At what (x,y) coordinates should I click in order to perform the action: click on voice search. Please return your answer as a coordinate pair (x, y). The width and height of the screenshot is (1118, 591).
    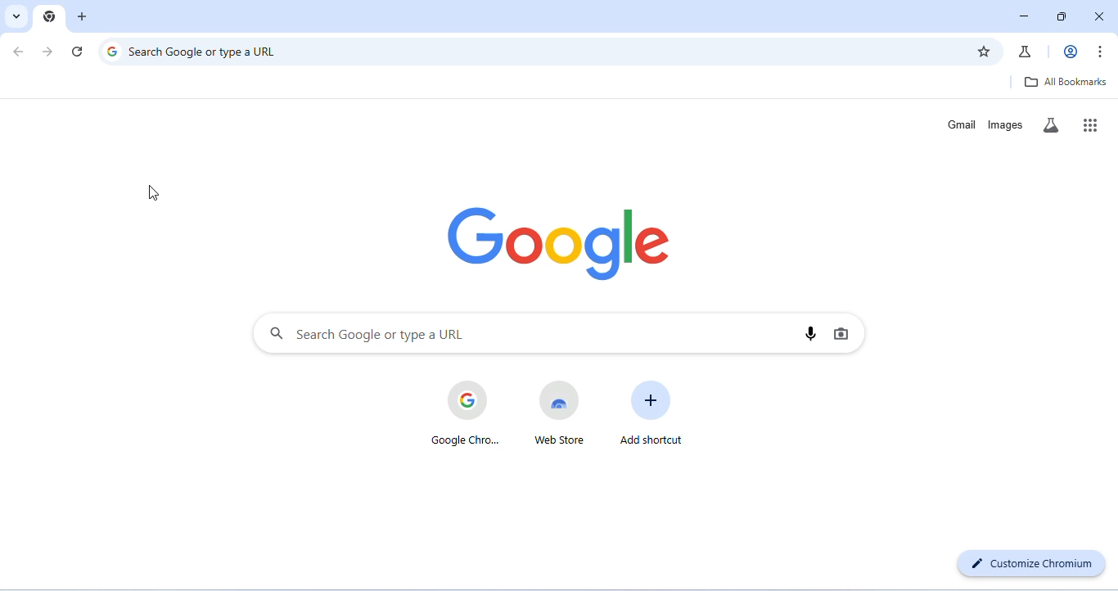
    Looking at the image, I should click on (812, 332).